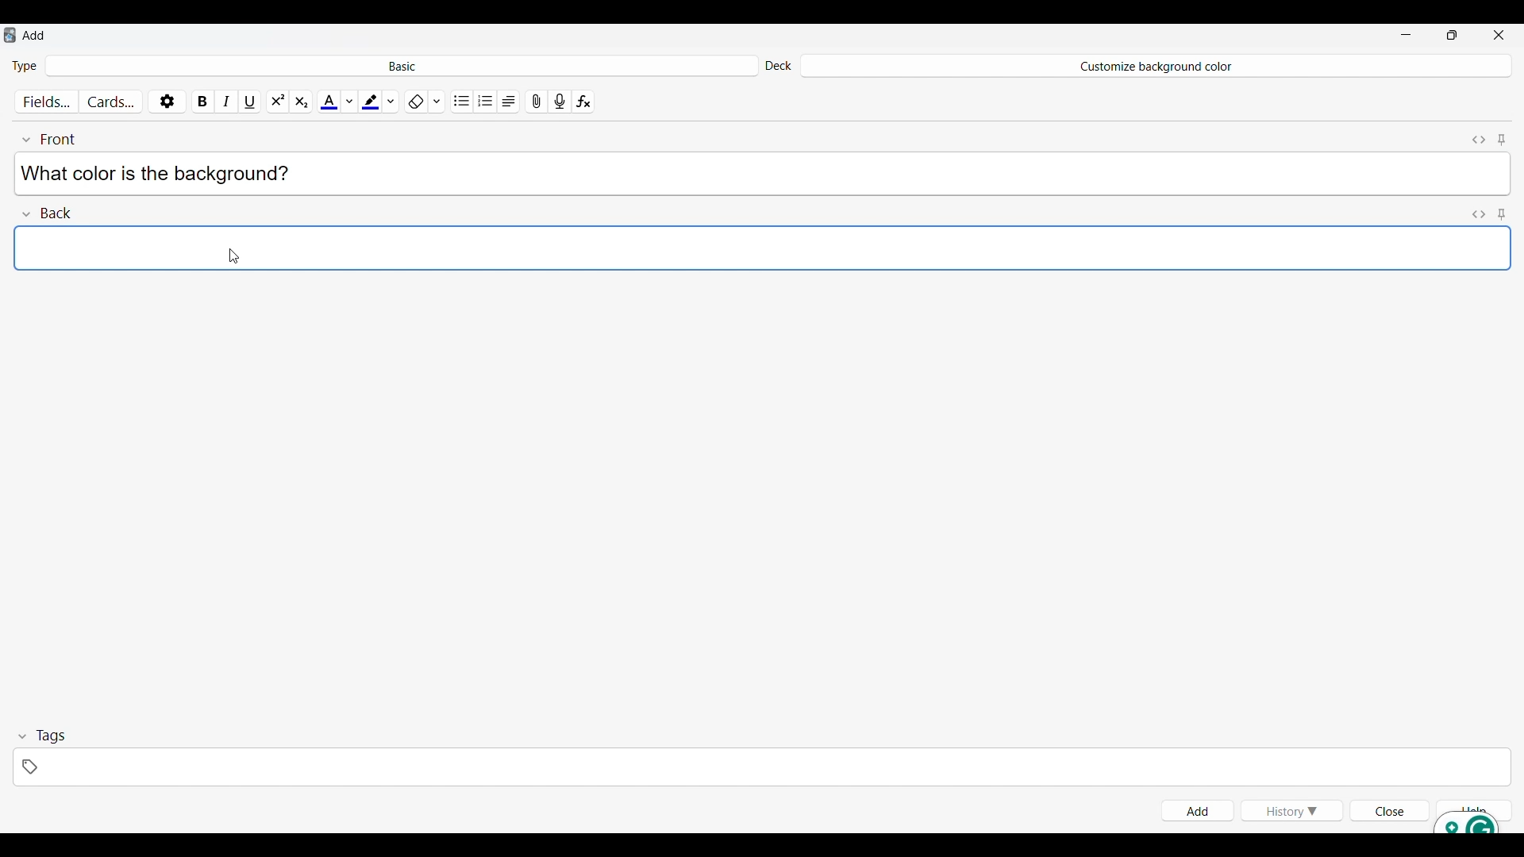  Describe the element at coordinates (1453, 35) in the screenshot. I see `Show interface in smaller tab` at that location.